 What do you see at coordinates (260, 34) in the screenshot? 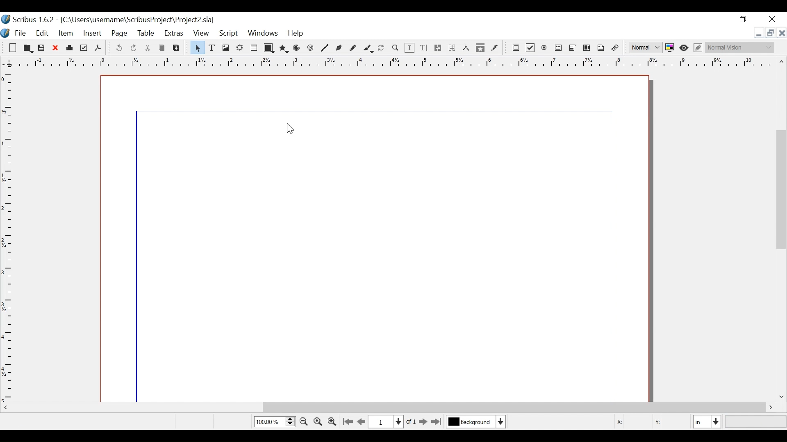
I see `Windows` at bounding box center [260, 34].